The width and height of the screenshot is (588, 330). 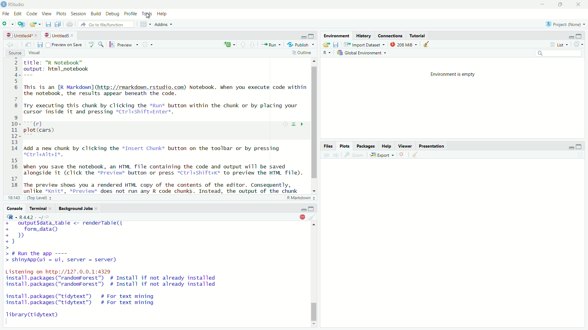 What do you see at coordinates (253, 45) in the screenshot?
I see `up` at bounding box center [253, 45].